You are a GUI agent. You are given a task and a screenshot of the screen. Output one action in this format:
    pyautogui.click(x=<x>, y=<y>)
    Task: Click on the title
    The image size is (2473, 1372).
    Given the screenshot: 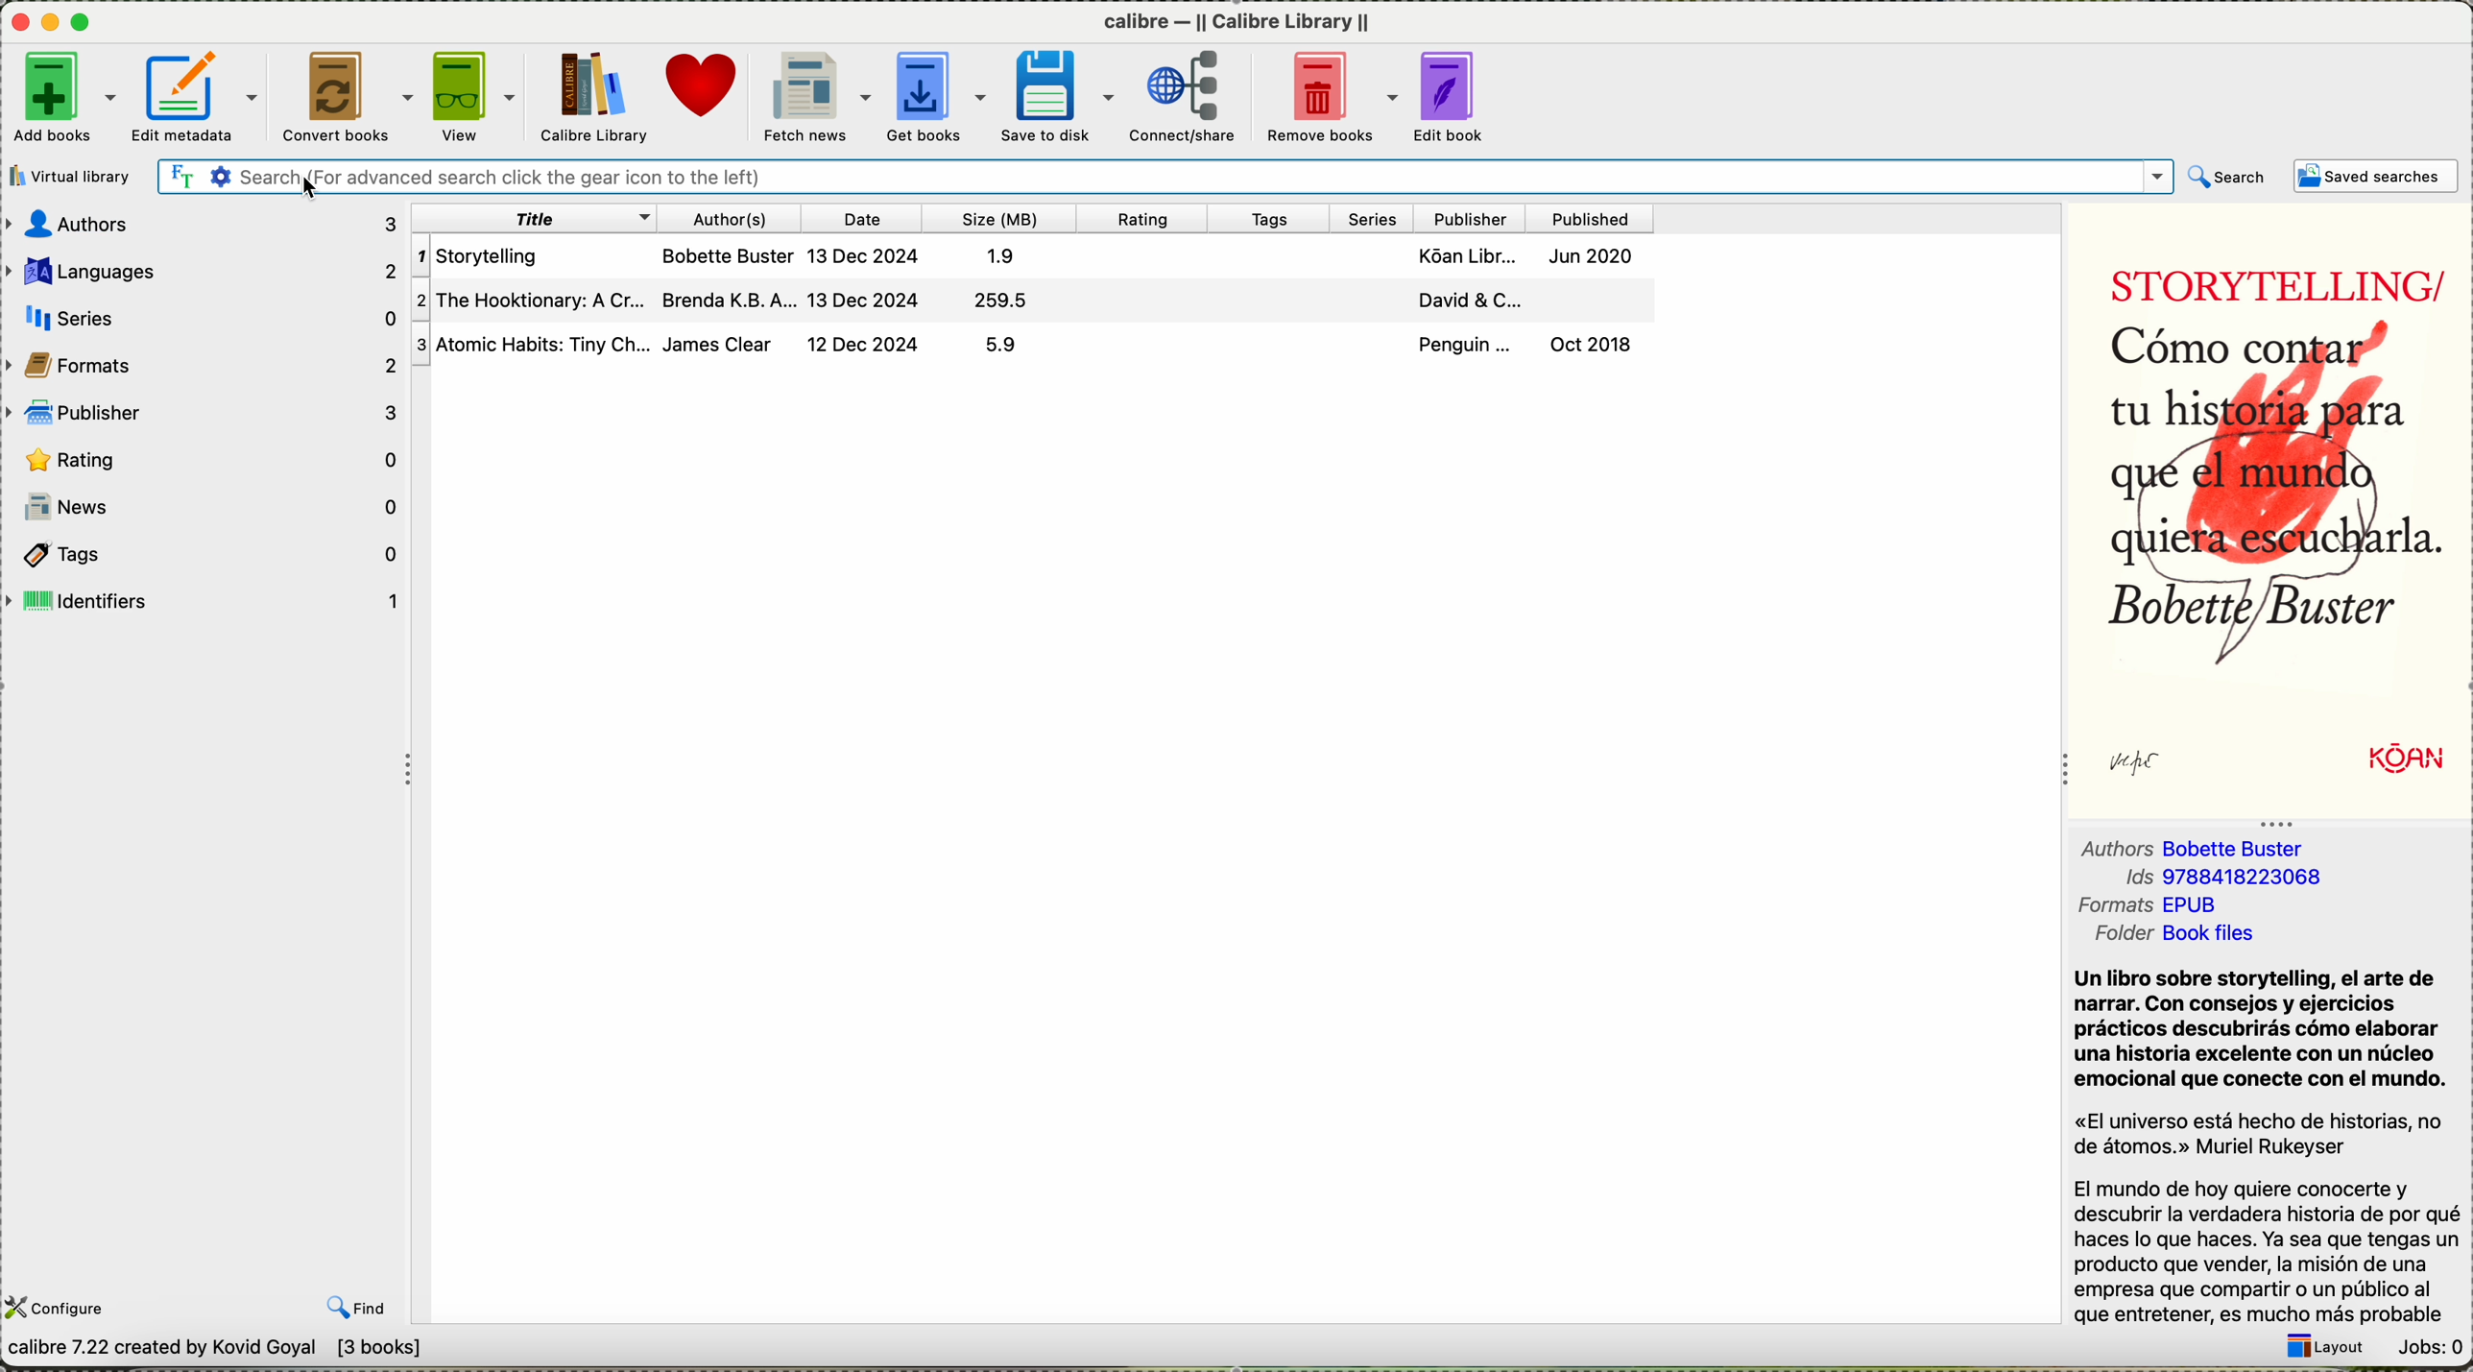 What is the action you would take?
    pyautogui.click(x=538, y=216)
    